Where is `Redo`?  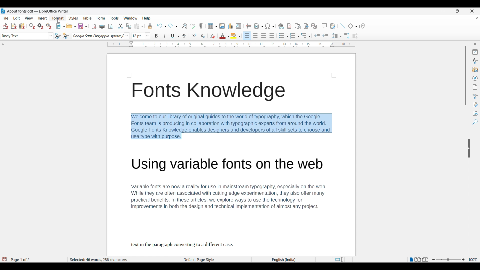 Redo is located at coordinates (173, 26).